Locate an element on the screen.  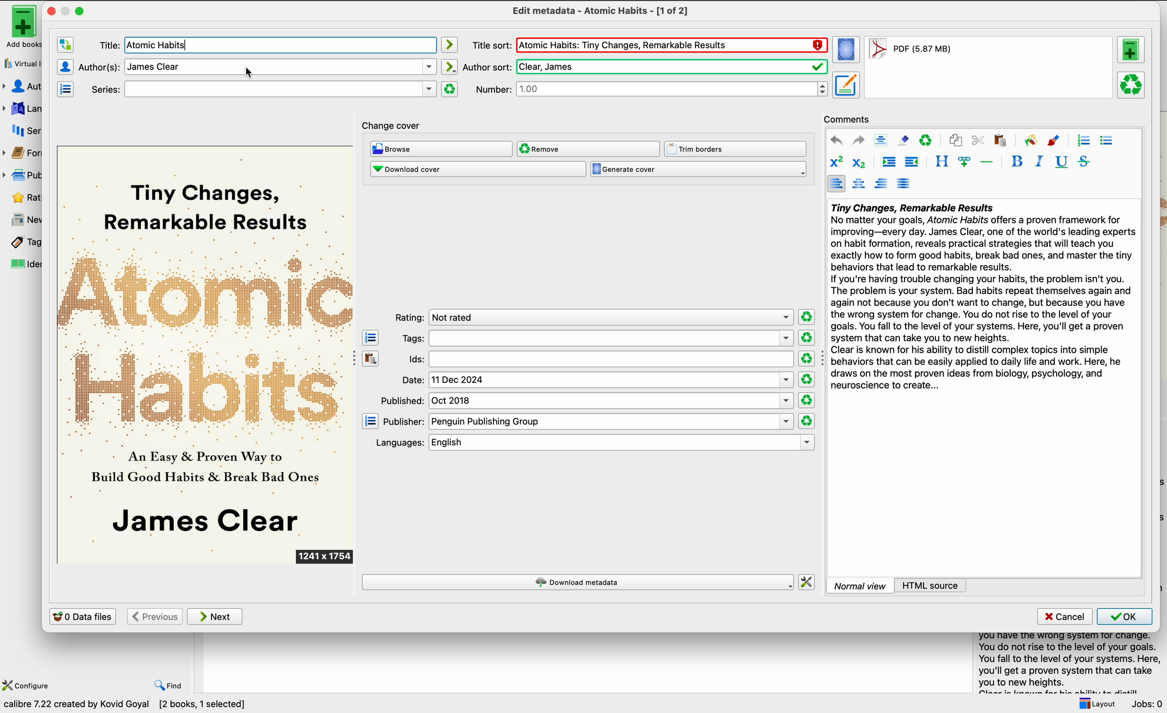
close is located at coordinates (50, 11).